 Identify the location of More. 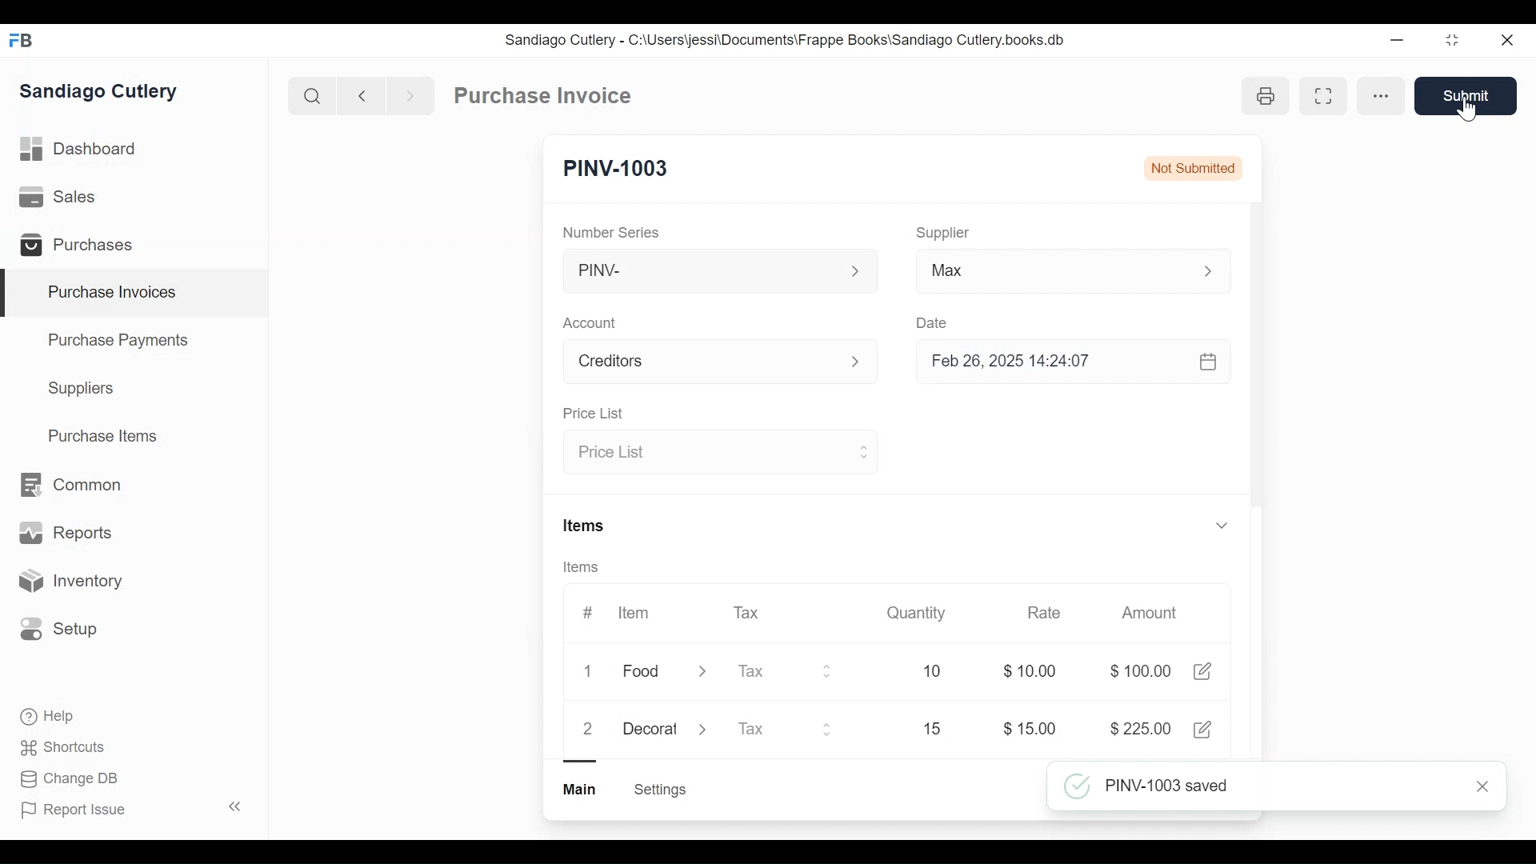
(1382, 96).